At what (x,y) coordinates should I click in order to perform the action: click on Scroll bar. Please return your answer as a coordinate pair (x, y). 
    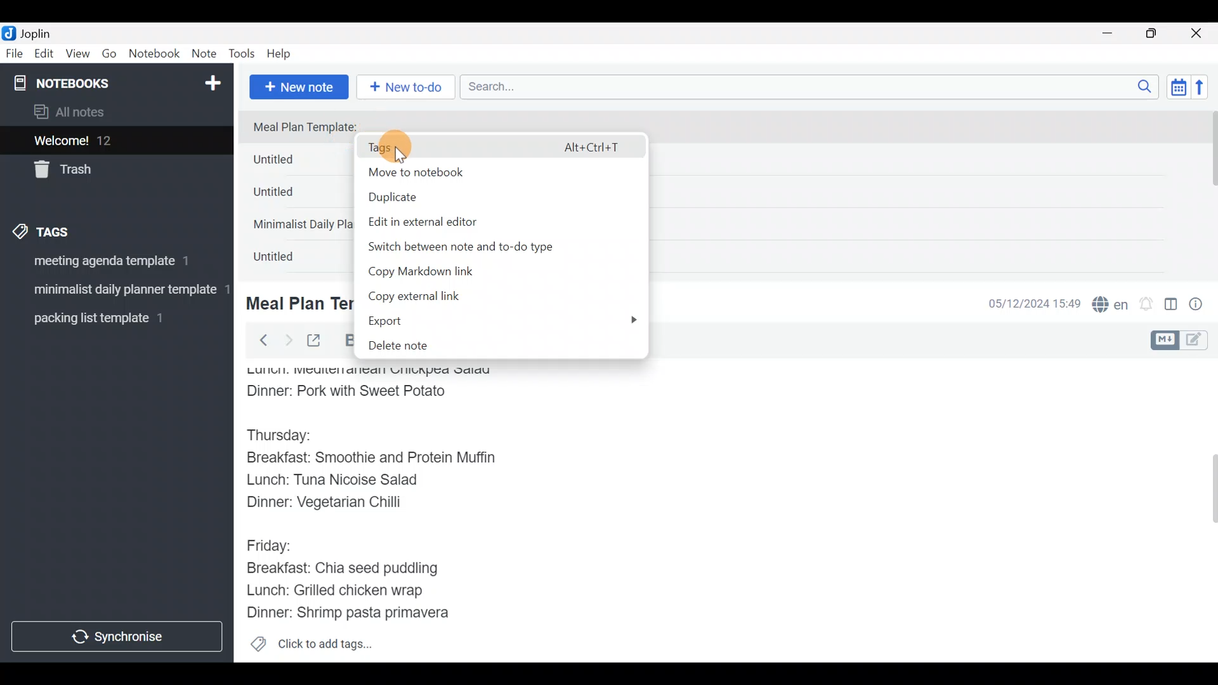
    Looking at the image, I should click on (1205, 510).